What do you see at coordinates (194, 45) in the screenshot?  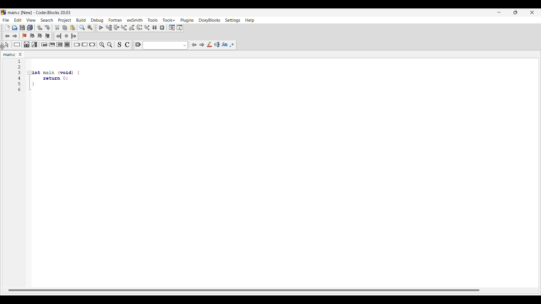 I see `Previous` at bounding box center [194, 45].